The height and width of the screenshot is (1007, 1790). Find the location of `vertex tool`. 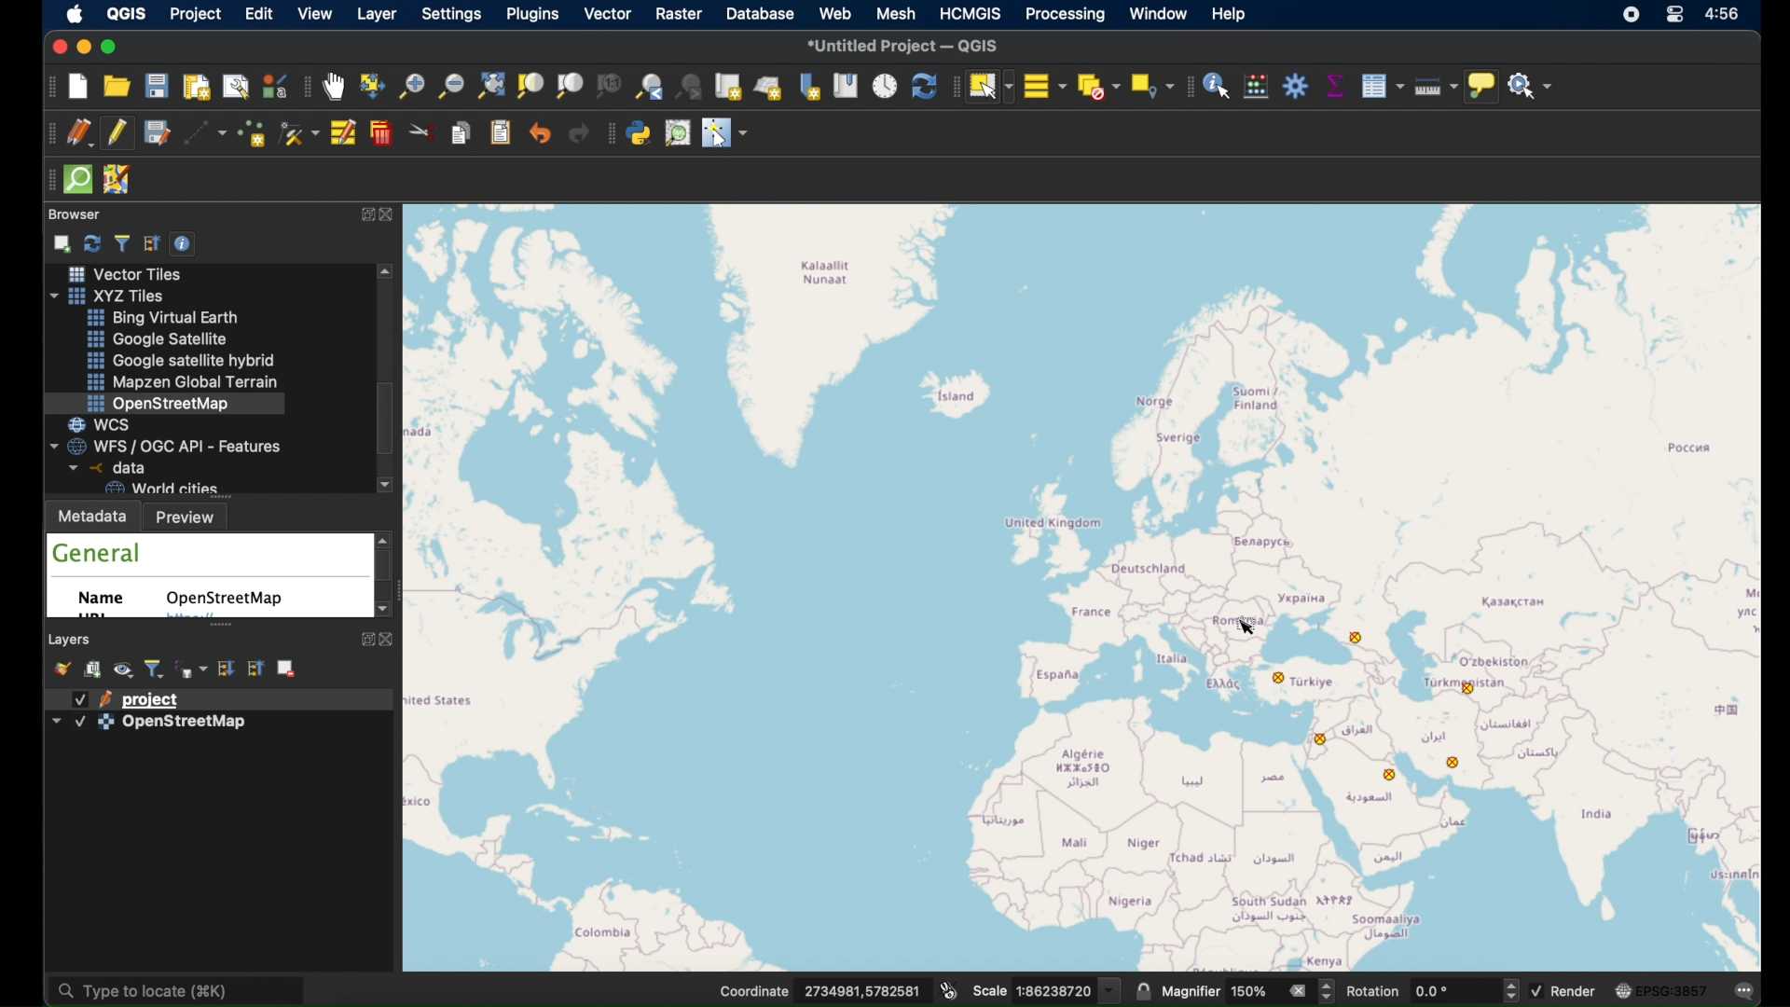

vertex tool is located at coordinates (299, 132).